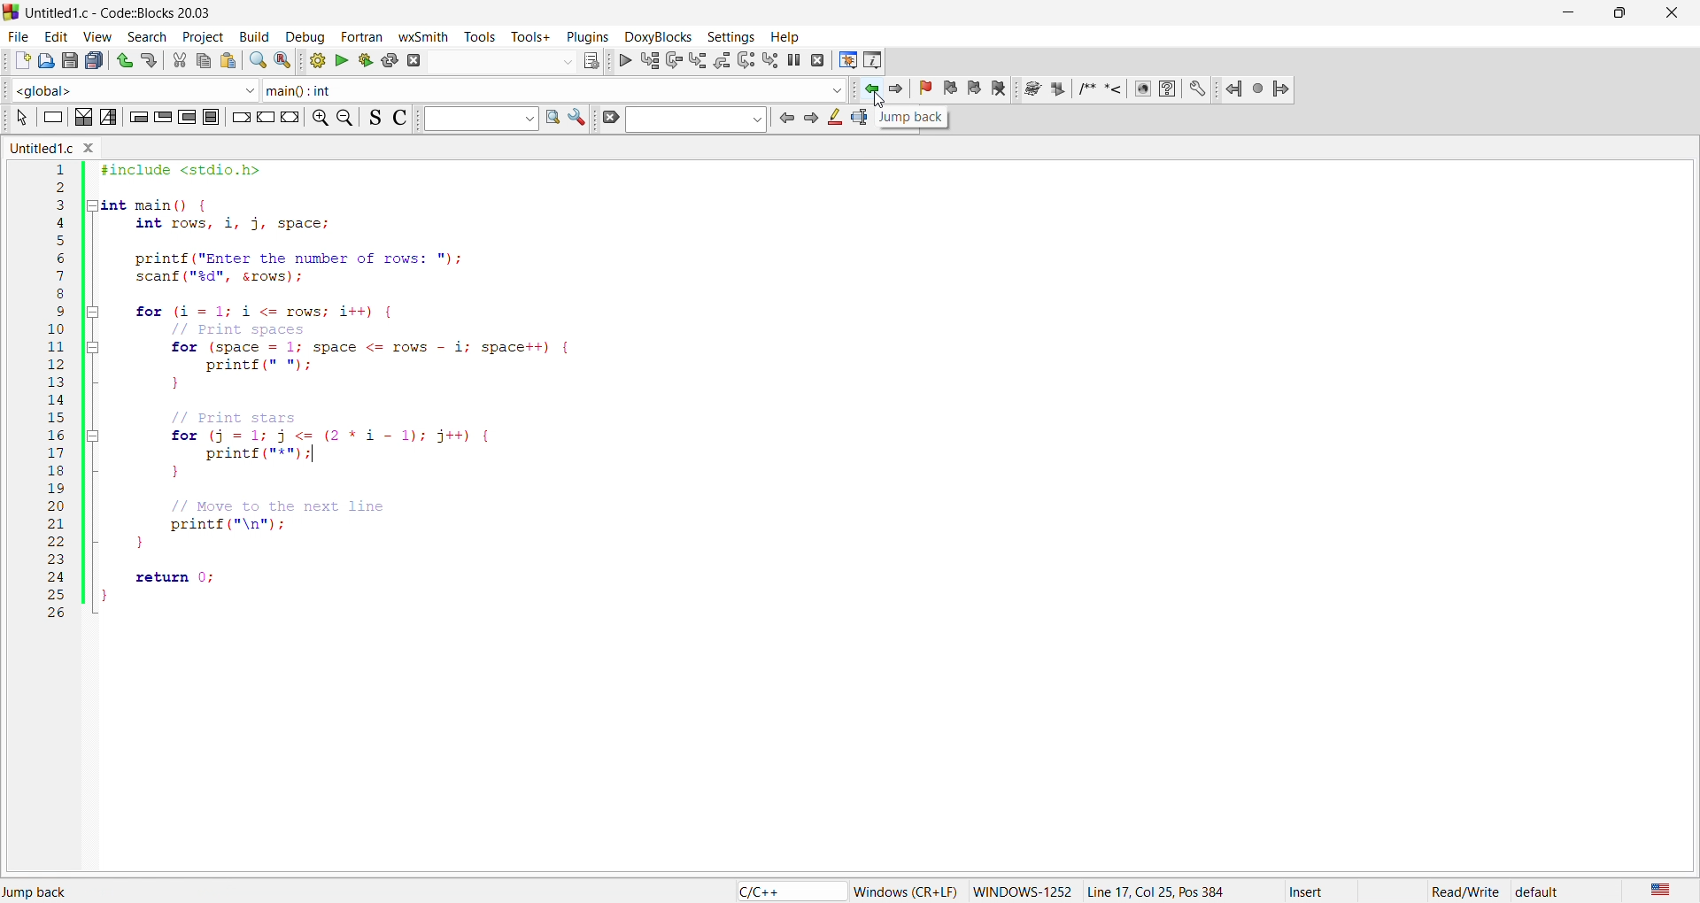 This screenshot has width=1700, height=903. I want to click on icon, so click(108, 118).